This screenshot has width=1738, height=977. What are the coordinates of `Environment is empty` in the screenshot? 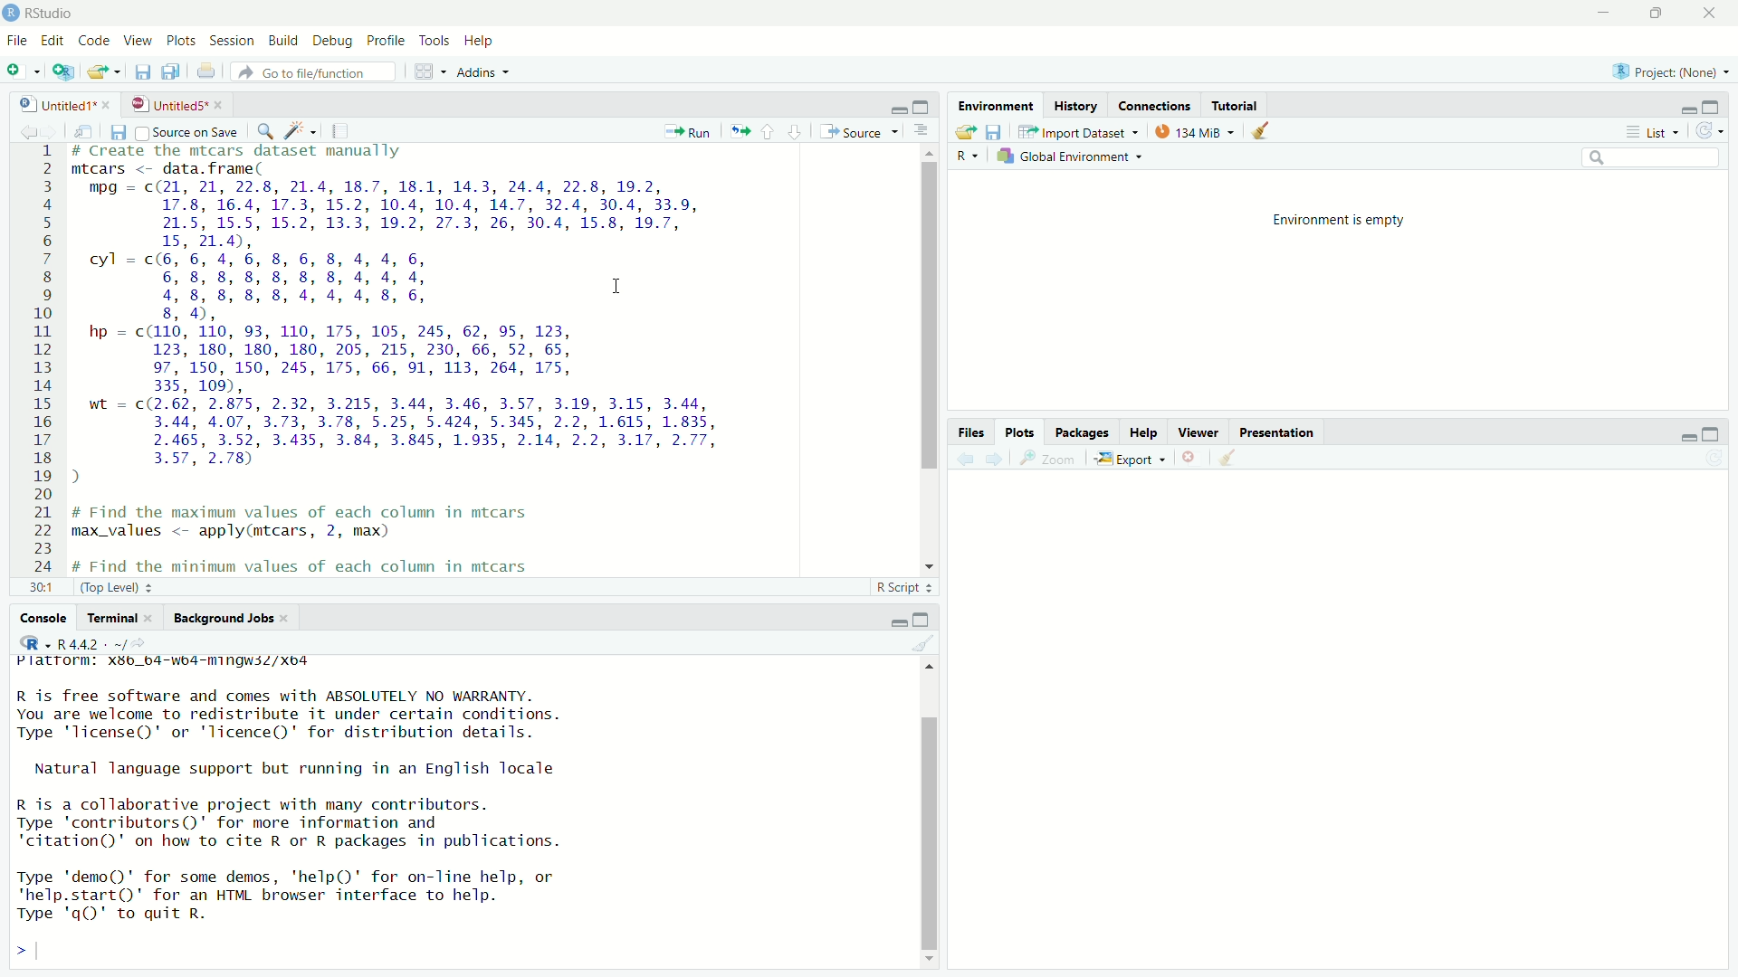 It's located at (1341, 218).